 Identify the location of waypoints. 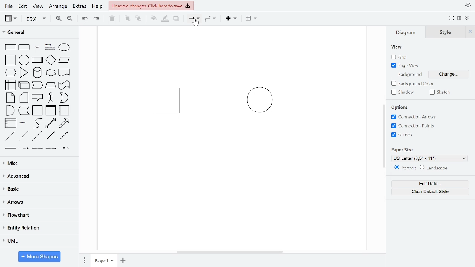
(212, 19).